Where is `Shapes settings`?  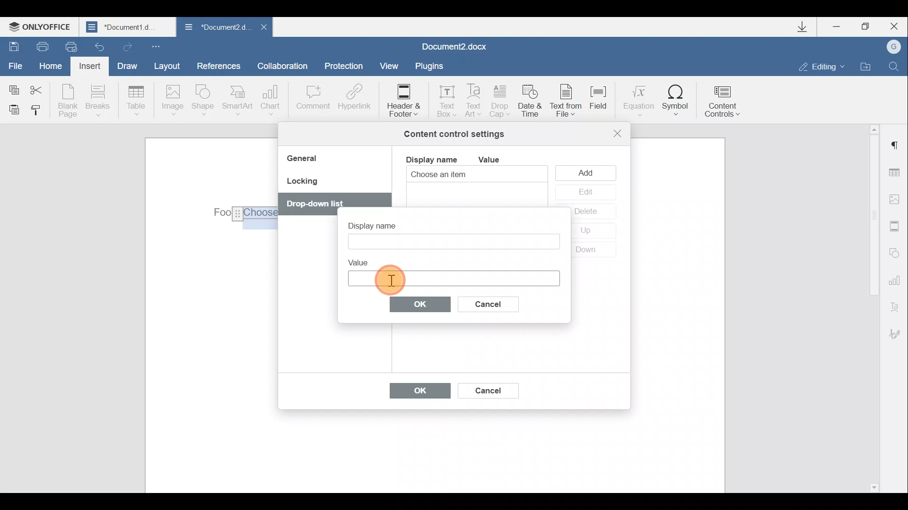
Shapes settings is located at coordinates (895, 252).